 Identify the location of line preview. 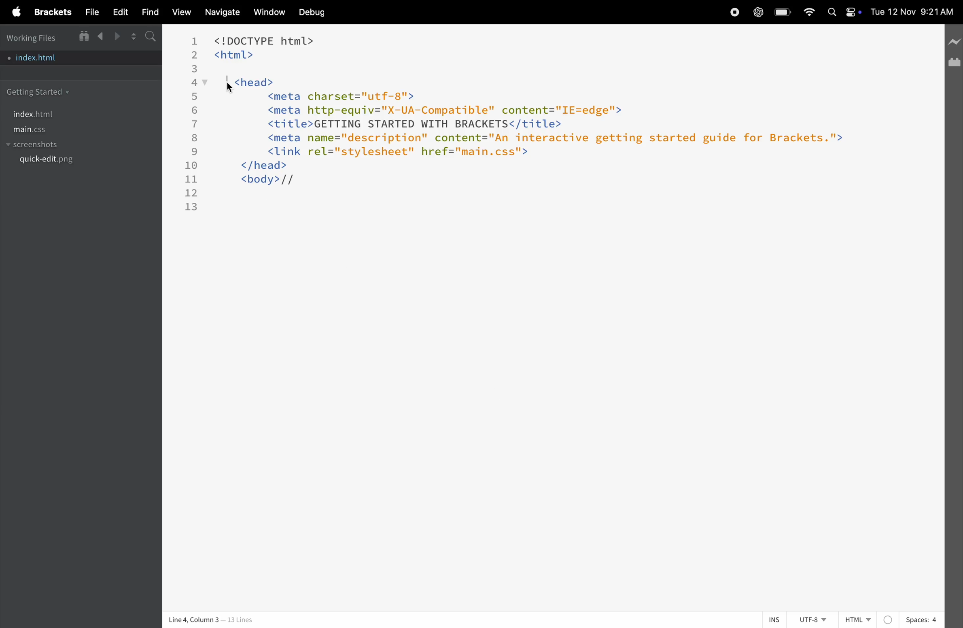
(954, 42).